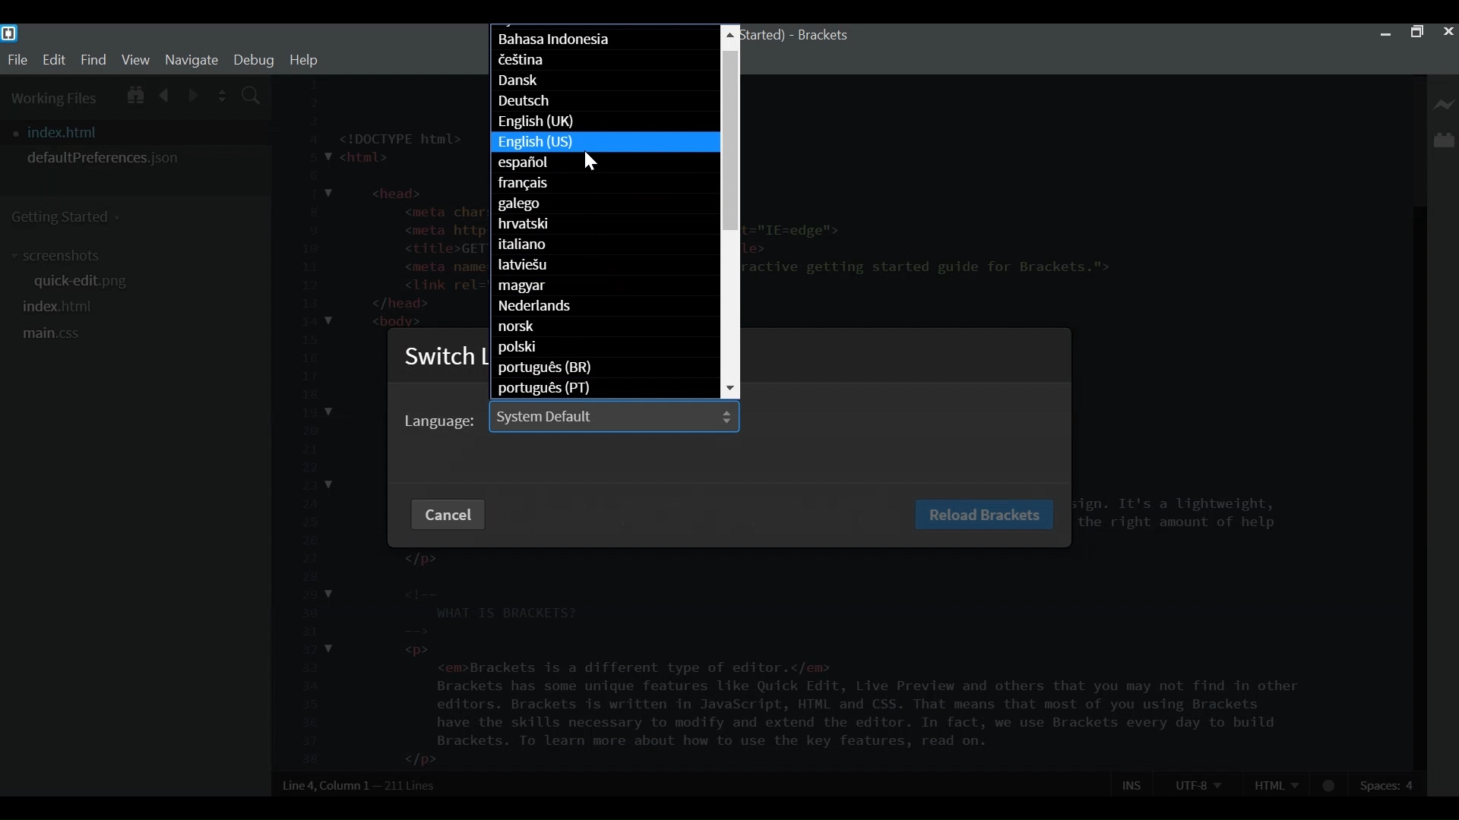  What do you see at coordinates (134, 93) in the screenshot?
I see `Show in File Tree` at bounding box center [134, 93].